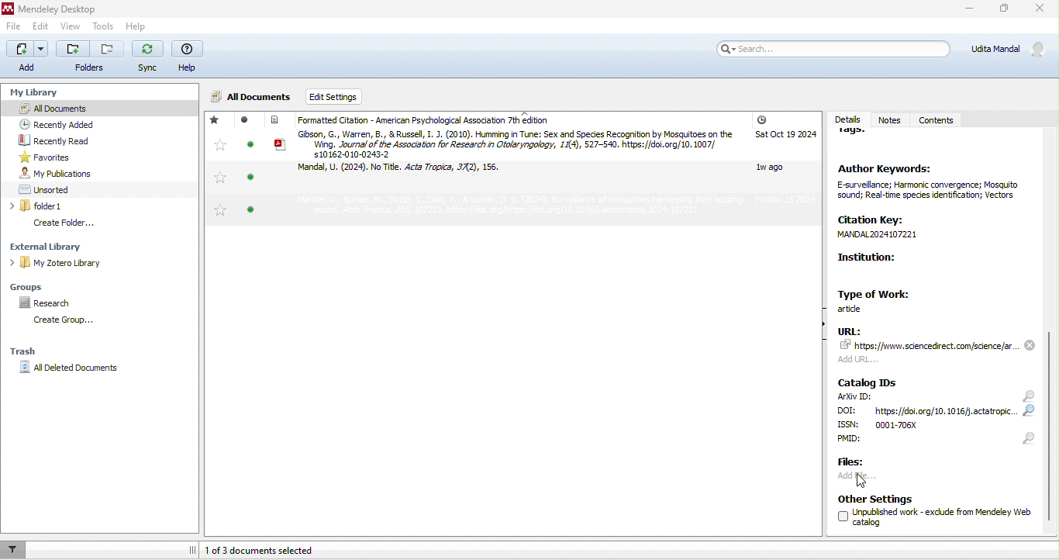 The image size is (1059, 560). What do you see at coordinates (77, 223) in the screenshot?
I see `create folder` at bounding box center [77, 223].